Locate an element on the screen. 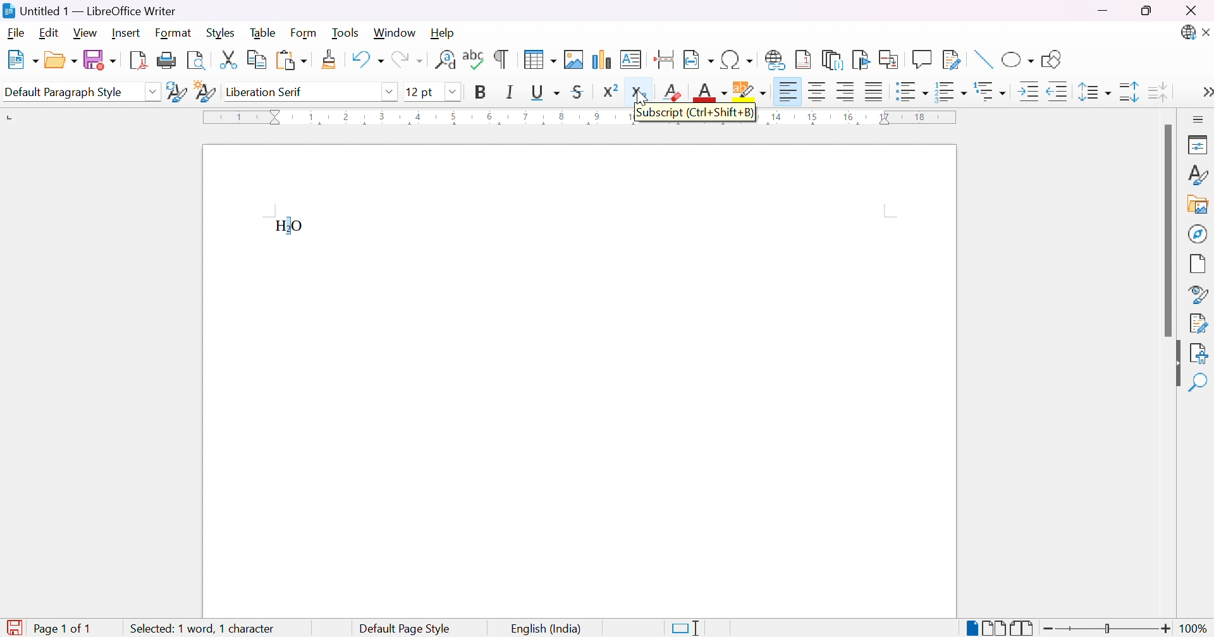 The image size is (1214, 637). Cut is located at coordinates (227, 59).